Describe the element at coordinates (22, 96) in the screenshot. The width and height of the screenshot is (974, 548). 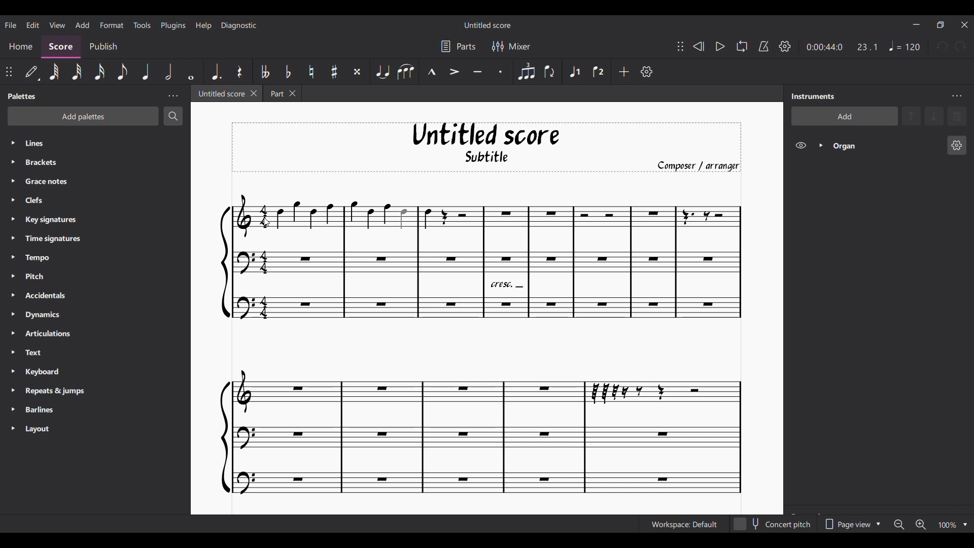
I see `Palette title` at that location.